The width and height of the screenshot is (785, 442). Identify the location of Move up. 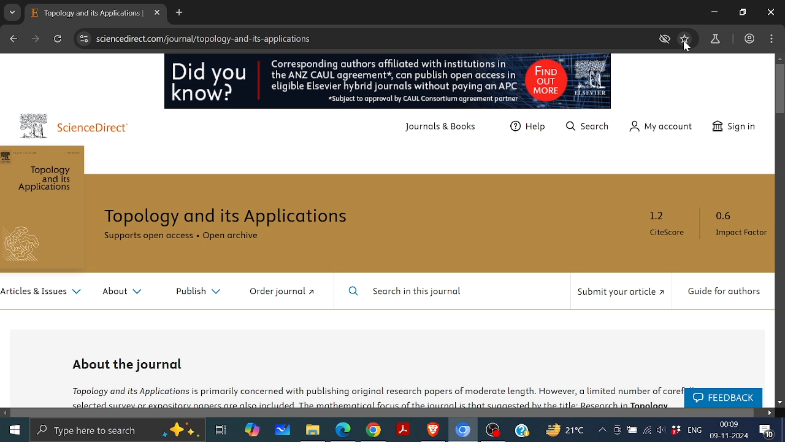
(780, 59).